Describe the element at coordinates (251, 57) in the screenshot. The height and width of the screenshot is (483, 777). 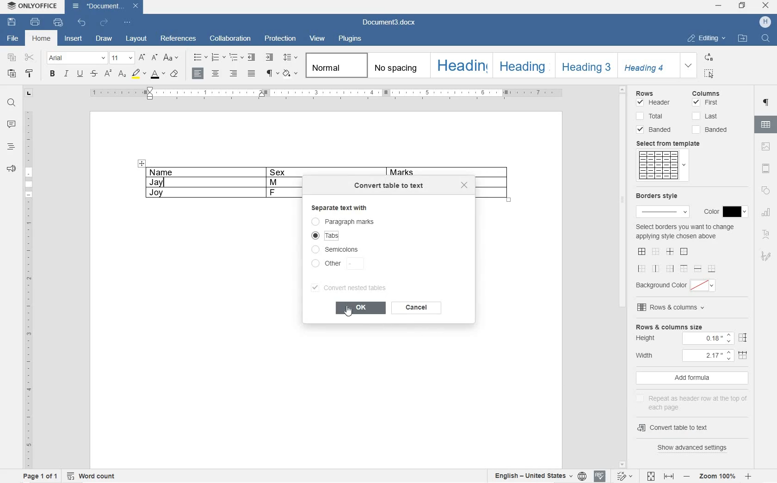
I see `DECREASE INDENT` at that location.